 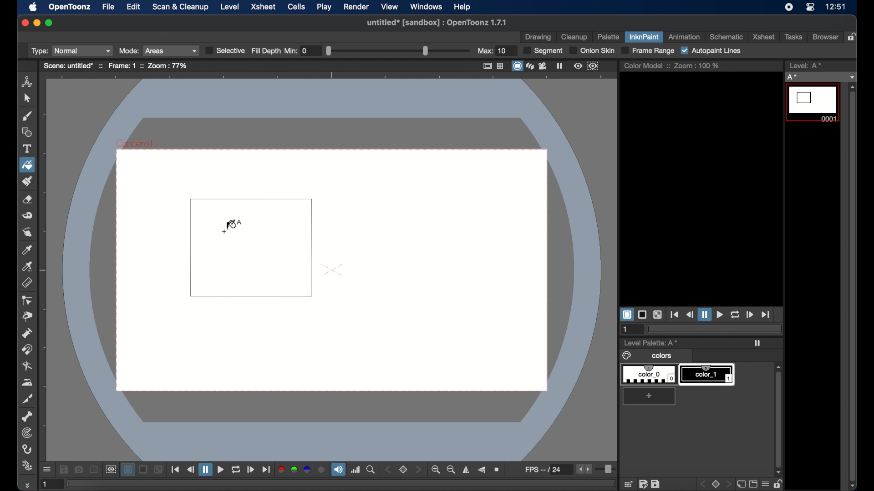 What do you see at coordinates (50, 23) in the screenshot?
I see `maximize` at bounding box center [50, 23].